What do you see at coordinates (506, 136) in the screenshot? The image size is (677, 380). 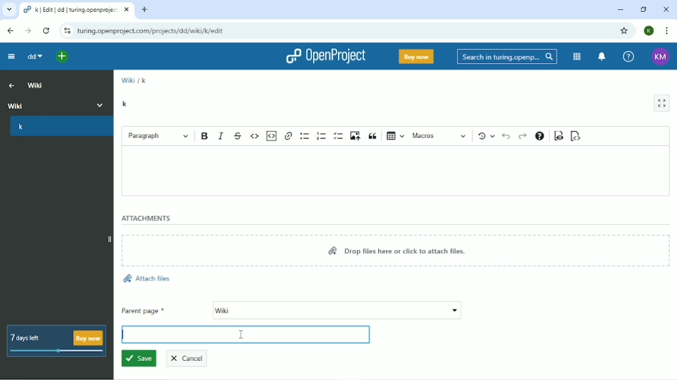 I see `Undo` at bounding box center [506, 136].